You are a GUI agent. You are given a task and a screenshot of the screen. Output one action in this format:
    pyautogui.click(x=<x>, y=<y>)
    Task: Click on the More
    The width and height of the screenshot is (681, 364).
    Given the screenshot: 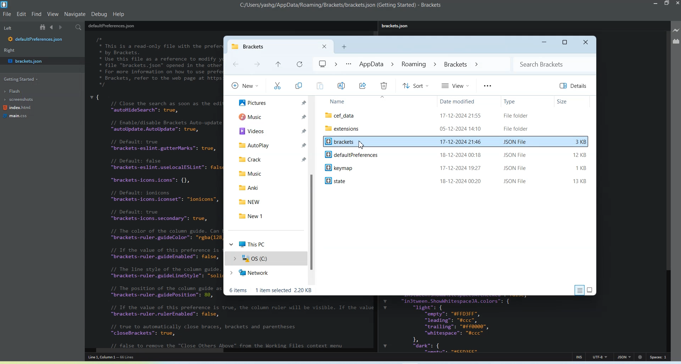 What is the action you would take?
    pyautogui.click(x=487, y=86)
    